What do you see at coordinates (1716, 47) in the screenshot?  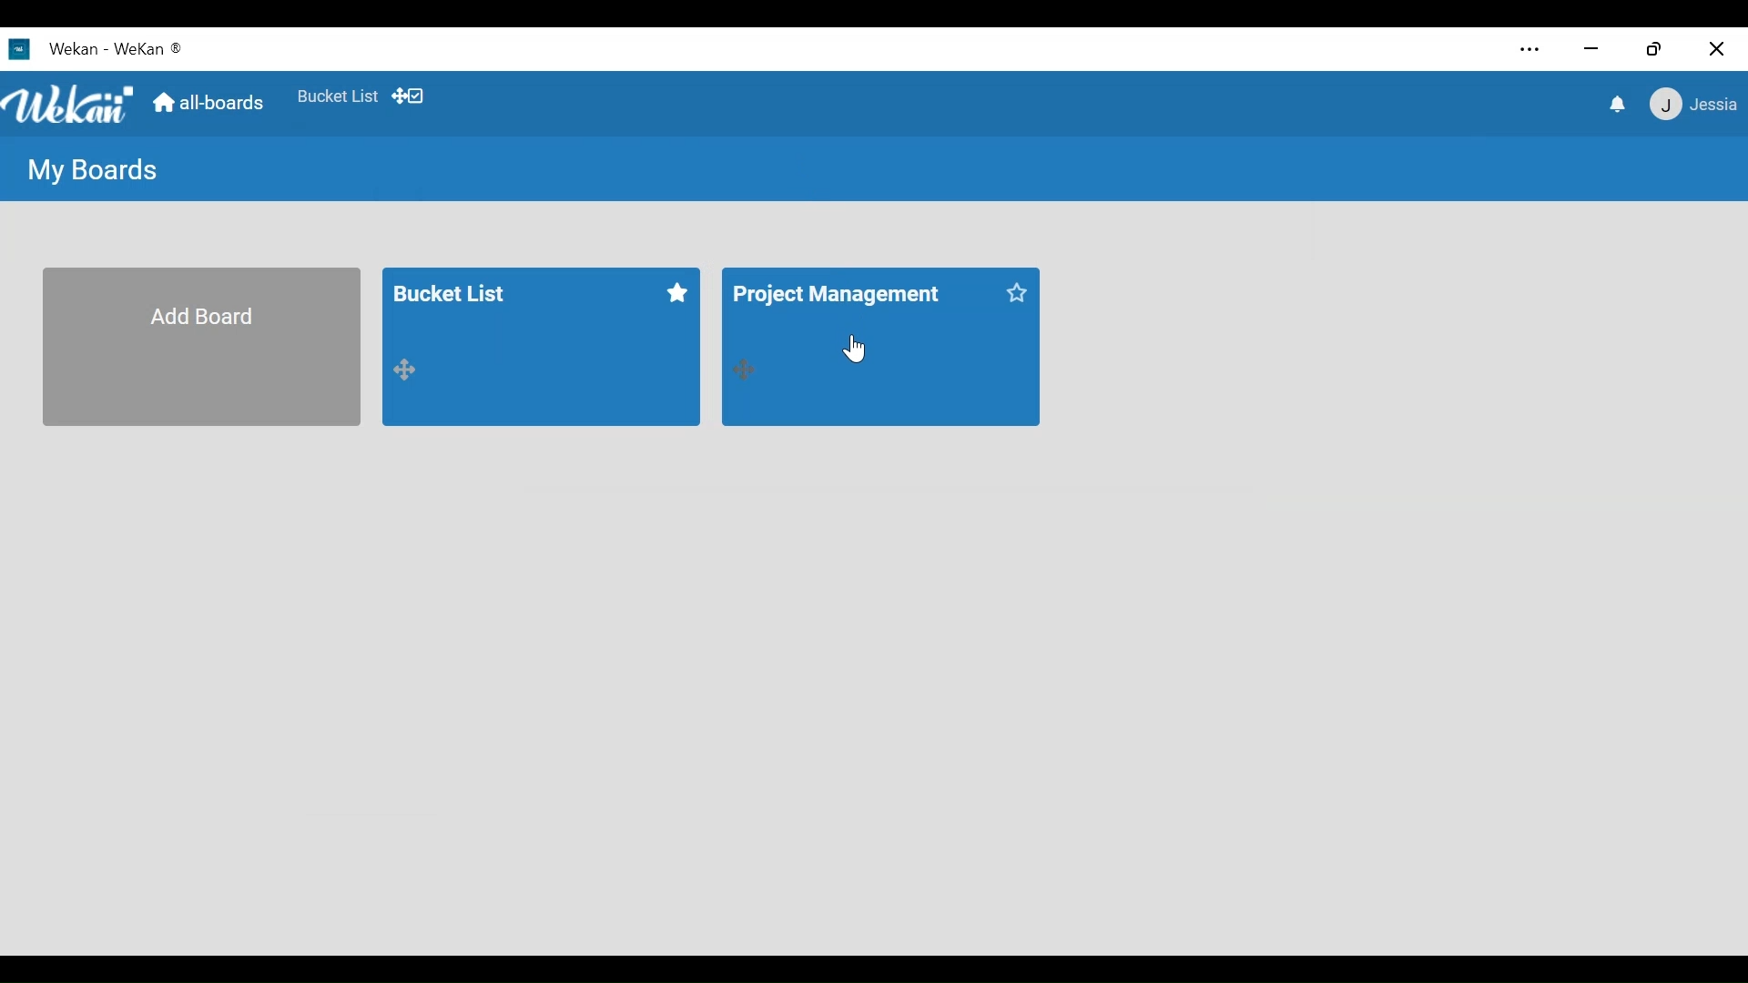 I see `Close` at bounding box center [1716, 47].